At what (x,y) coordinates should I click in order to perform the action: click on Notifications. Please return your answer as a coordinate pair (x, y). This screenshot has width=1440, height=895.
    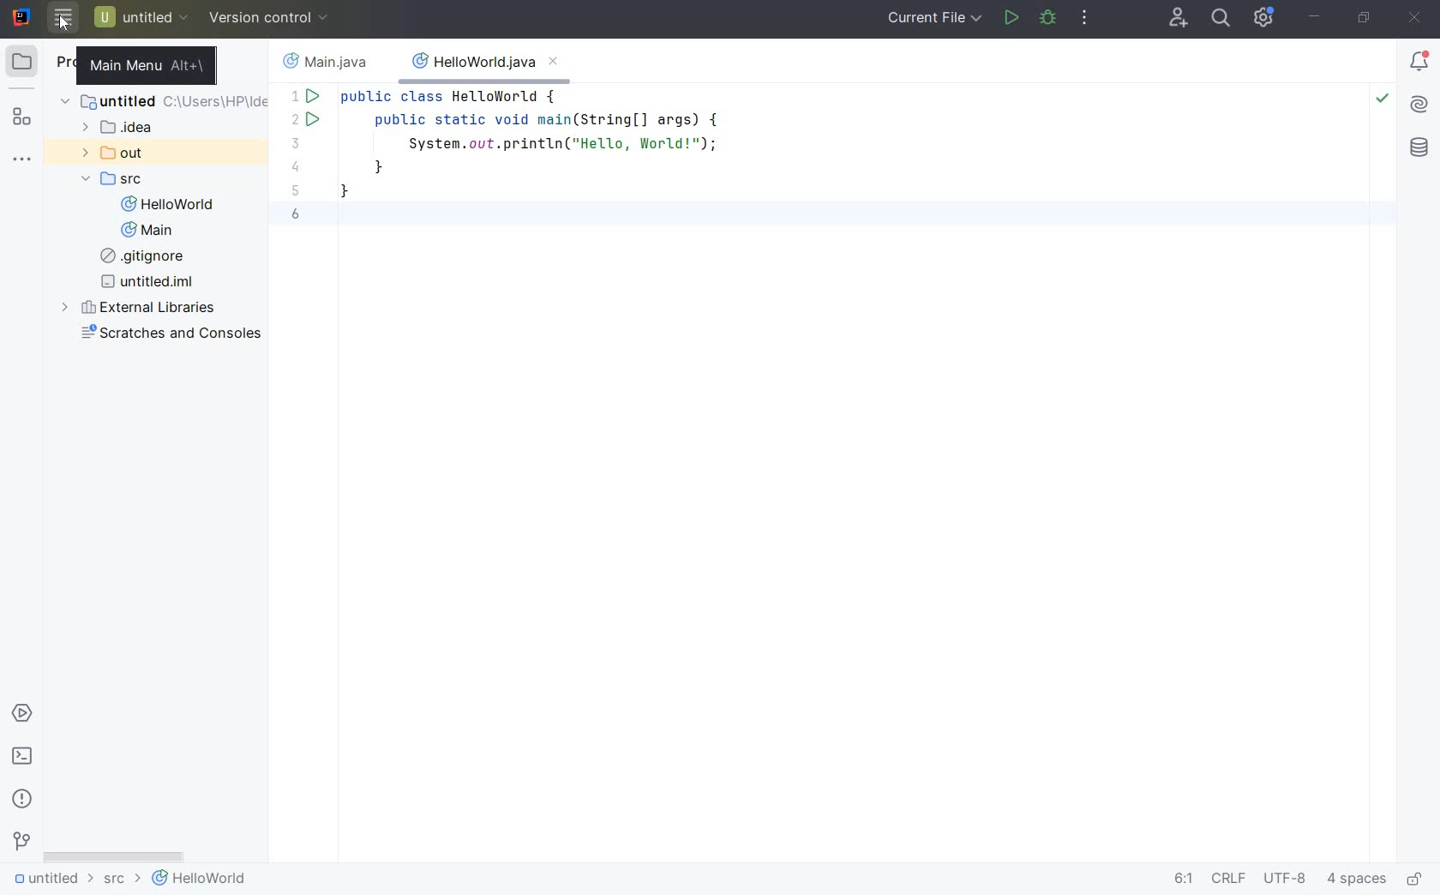
    Looking at the image, I should click on (1420, 63).